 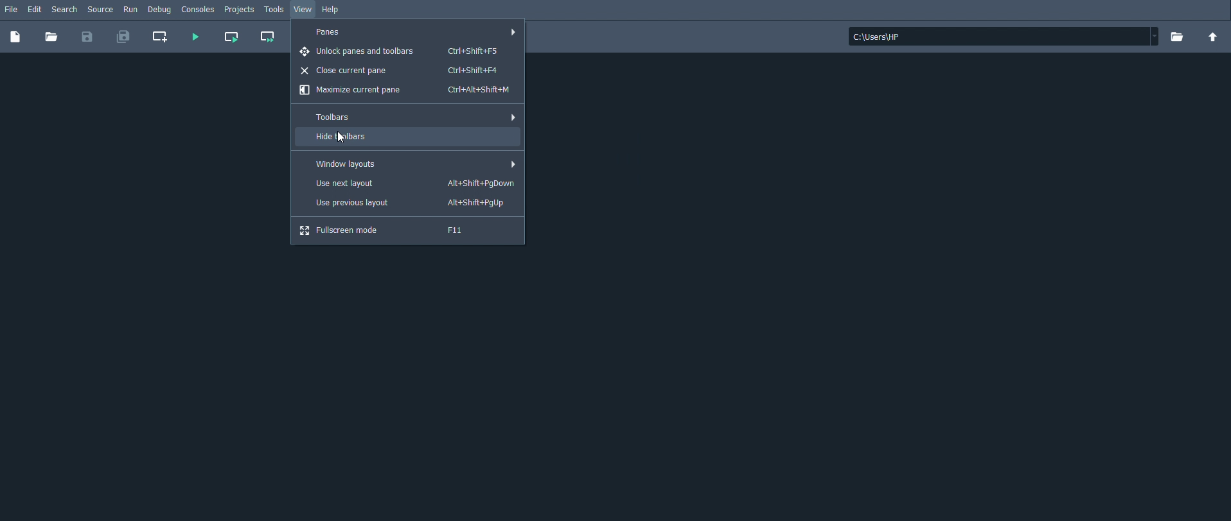 What do you see at coordinates (124, 37) in the screenshot?
I see `Save all files` at bounding box center [124, 37].